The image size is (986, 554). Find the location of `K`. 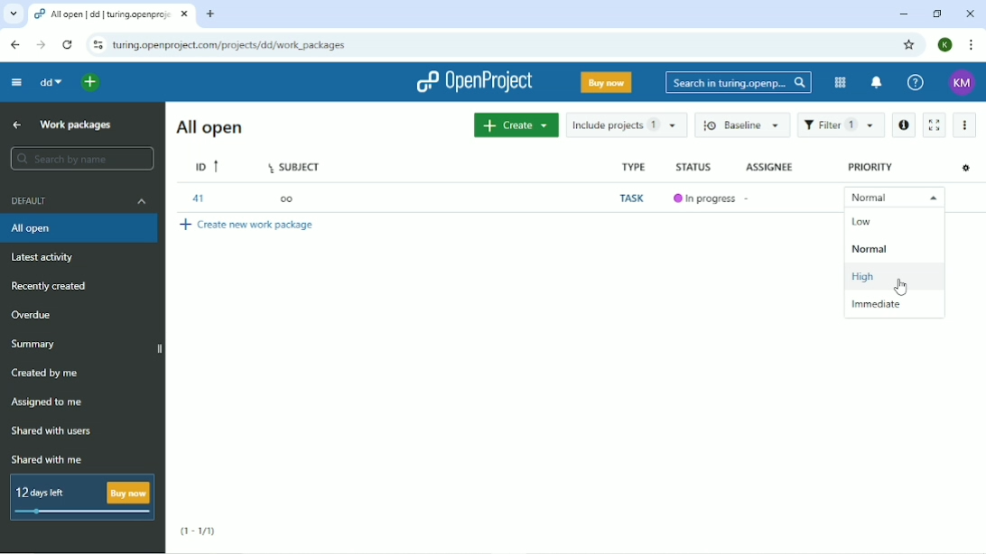

K is located at coordinates (944, 45).